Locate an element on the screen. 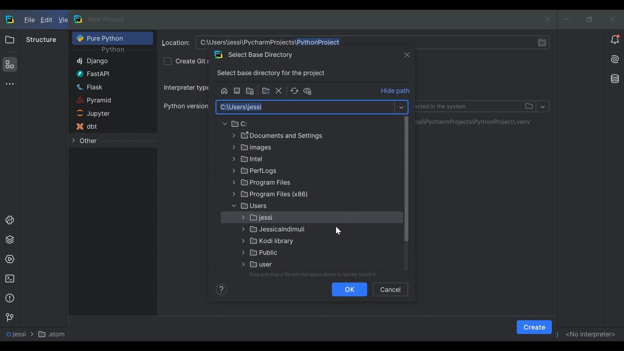 Image resolution: width=624 pixels, height=351 pixels. View is located at coordinates (63, 20).